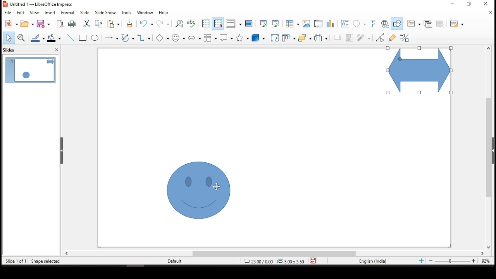  Describe the element at coordinates (218, 24) in the screenshot. I see `snap to grid` at that location.